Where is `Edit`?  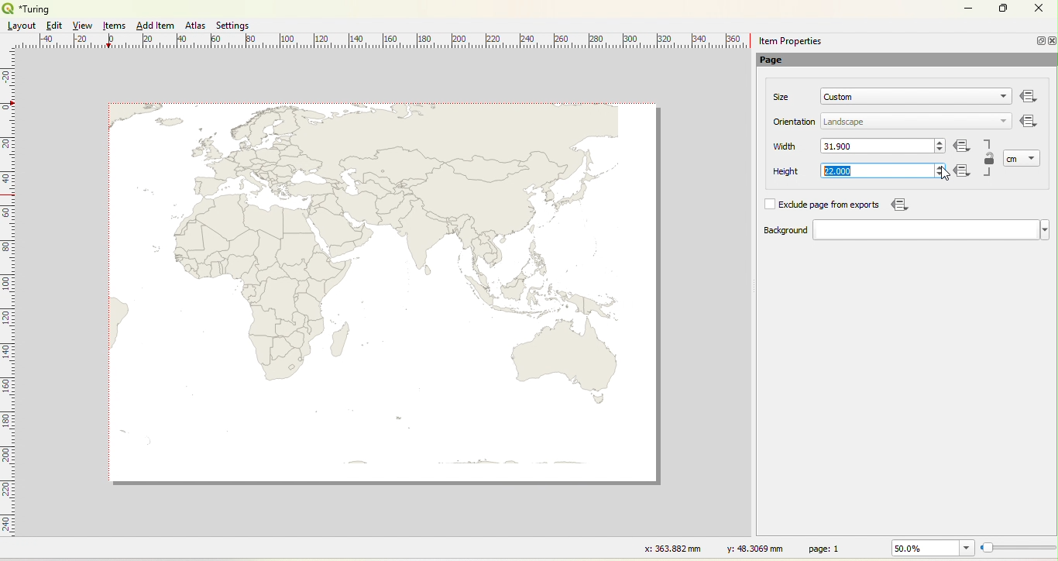 Edit is located at coordinates (53, 26).